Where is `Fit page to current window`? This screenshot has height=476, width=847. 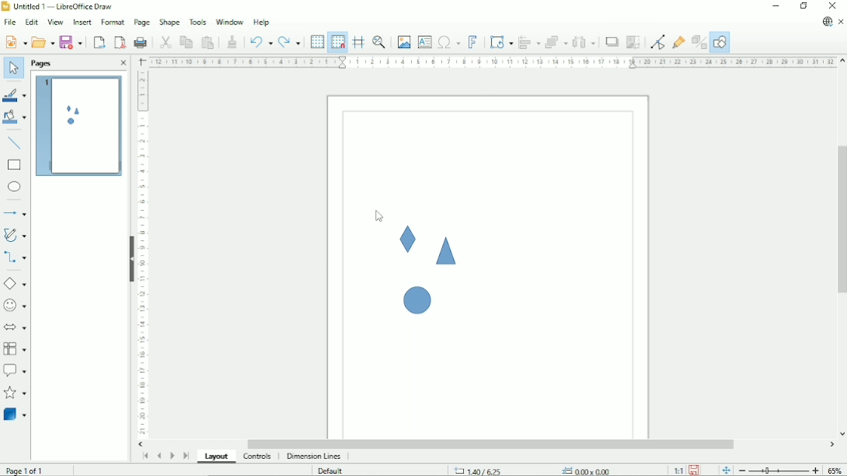
Fit page to current window is located at coordinates (724, 470).